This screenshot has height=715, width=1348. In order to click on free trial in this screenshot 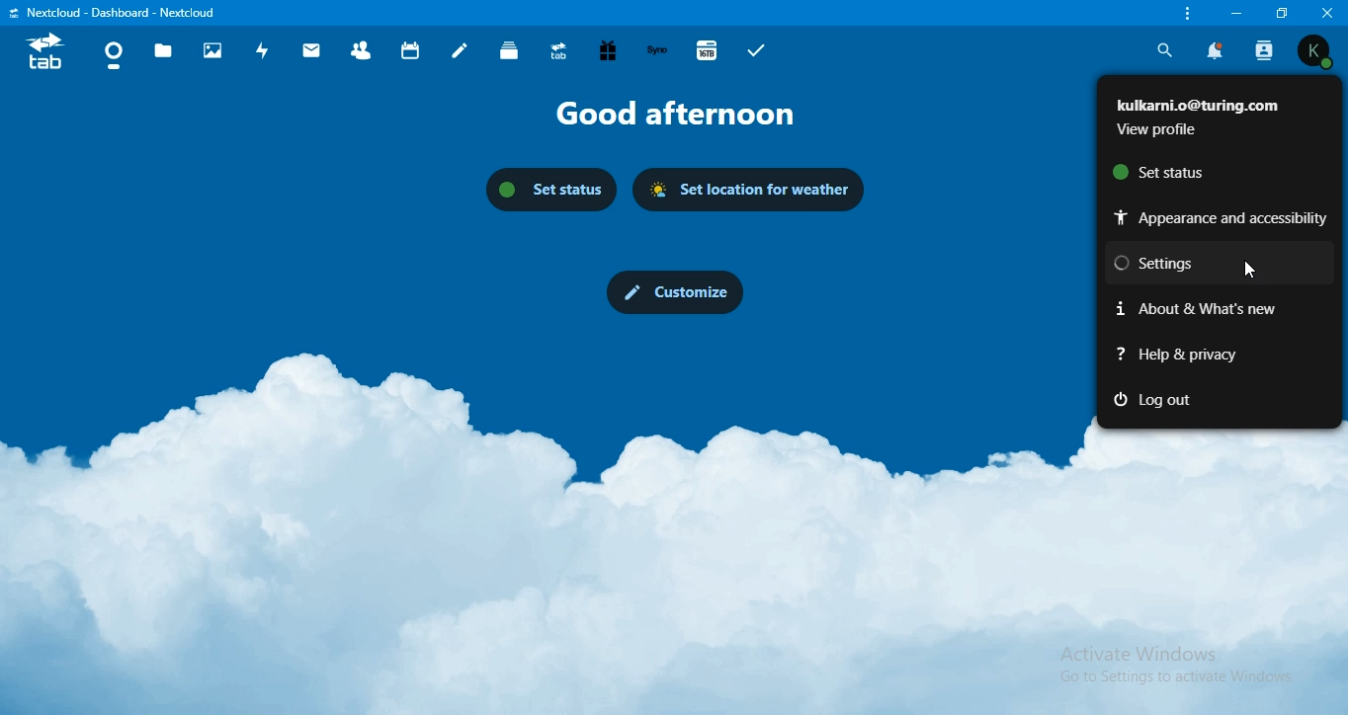, I will do `click(609, 51)`.